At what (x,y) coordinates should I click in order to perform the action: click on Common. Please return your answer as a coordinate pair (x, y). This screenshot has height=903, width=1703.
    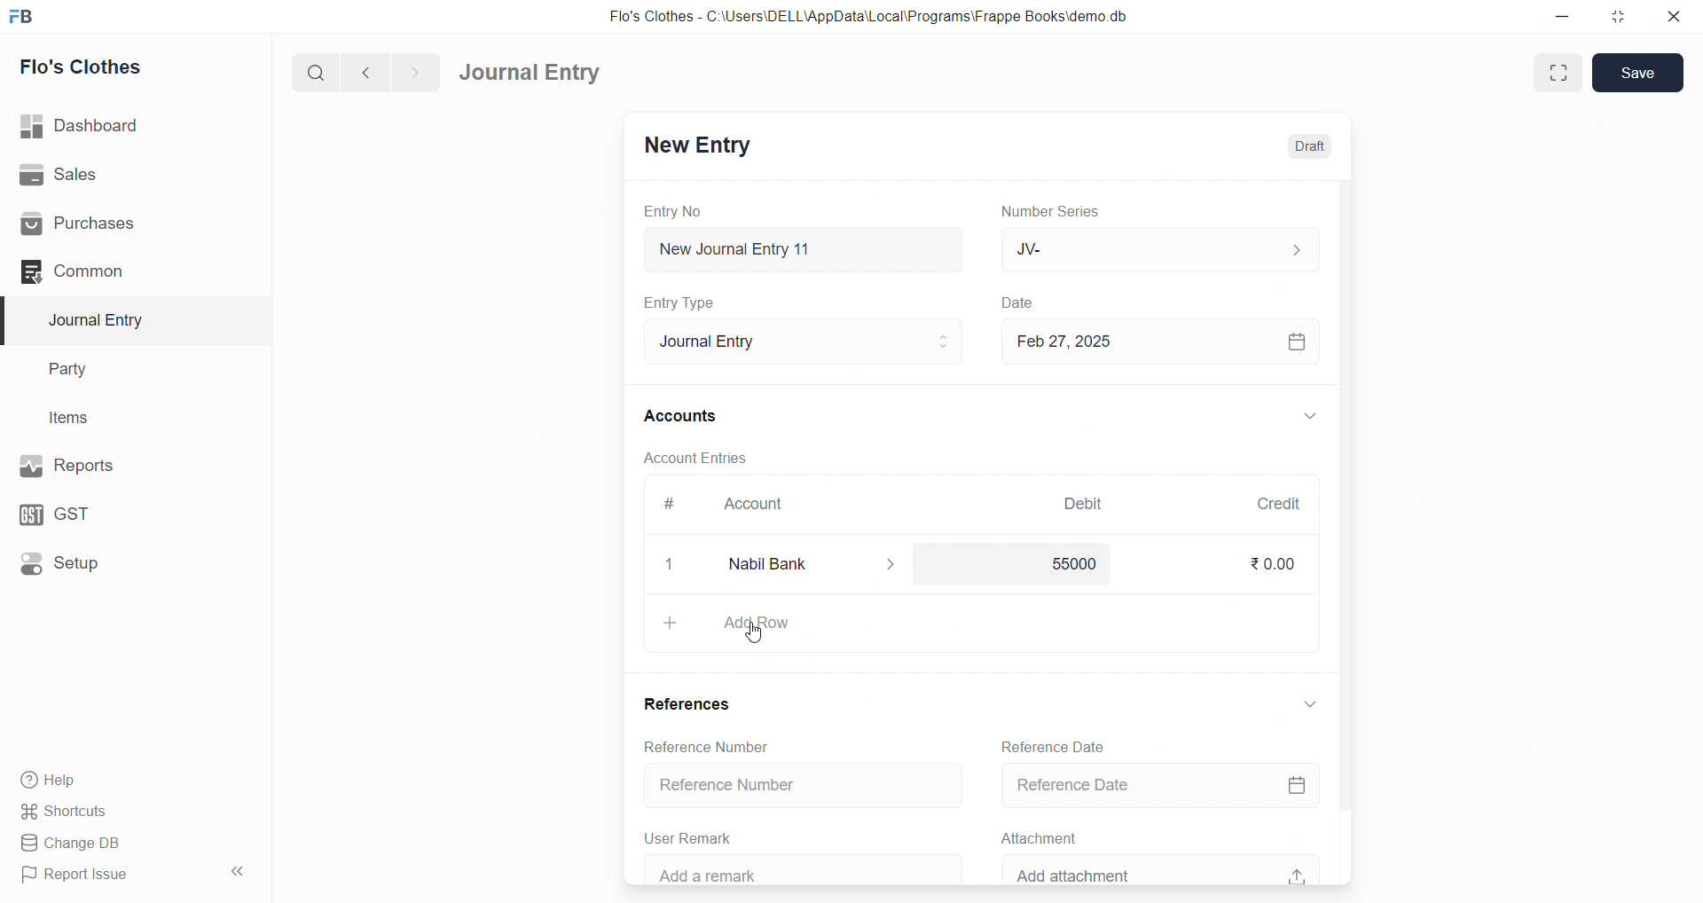
    Looking at the image, I should click on (106, 272).